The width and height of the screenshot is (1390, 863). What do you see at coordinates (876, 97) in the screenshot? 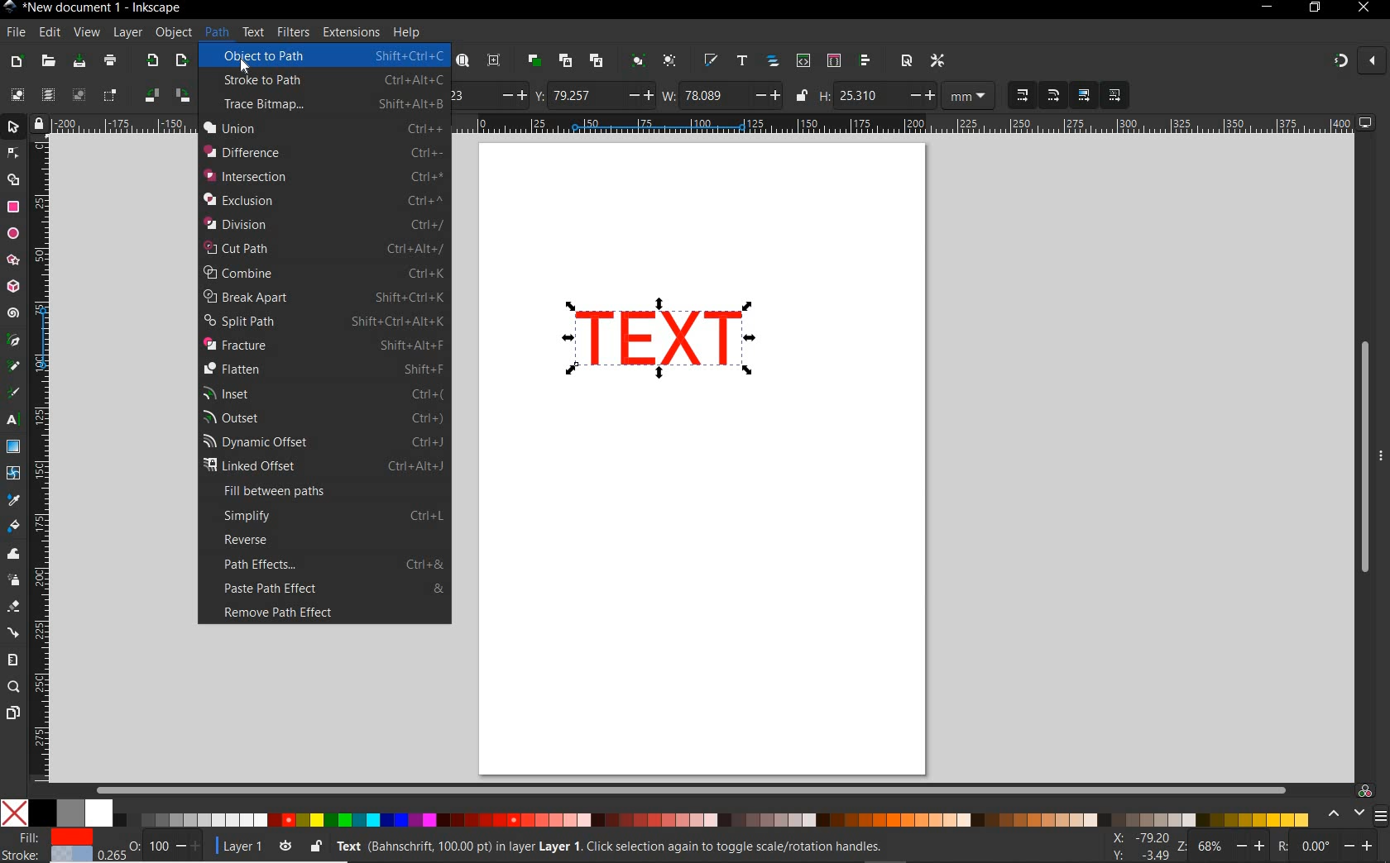
I see `HEIGHT OF SELECTION` at bounding box center [876, 97].